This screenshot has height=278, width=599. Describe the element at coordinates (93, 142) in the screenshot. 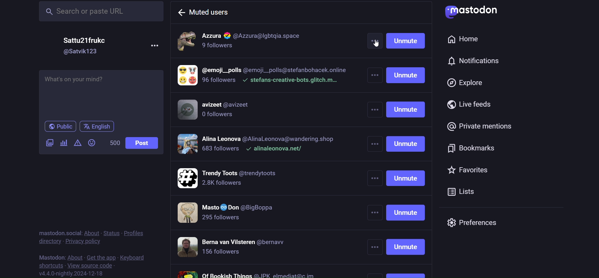

I see `emoji` at that location.